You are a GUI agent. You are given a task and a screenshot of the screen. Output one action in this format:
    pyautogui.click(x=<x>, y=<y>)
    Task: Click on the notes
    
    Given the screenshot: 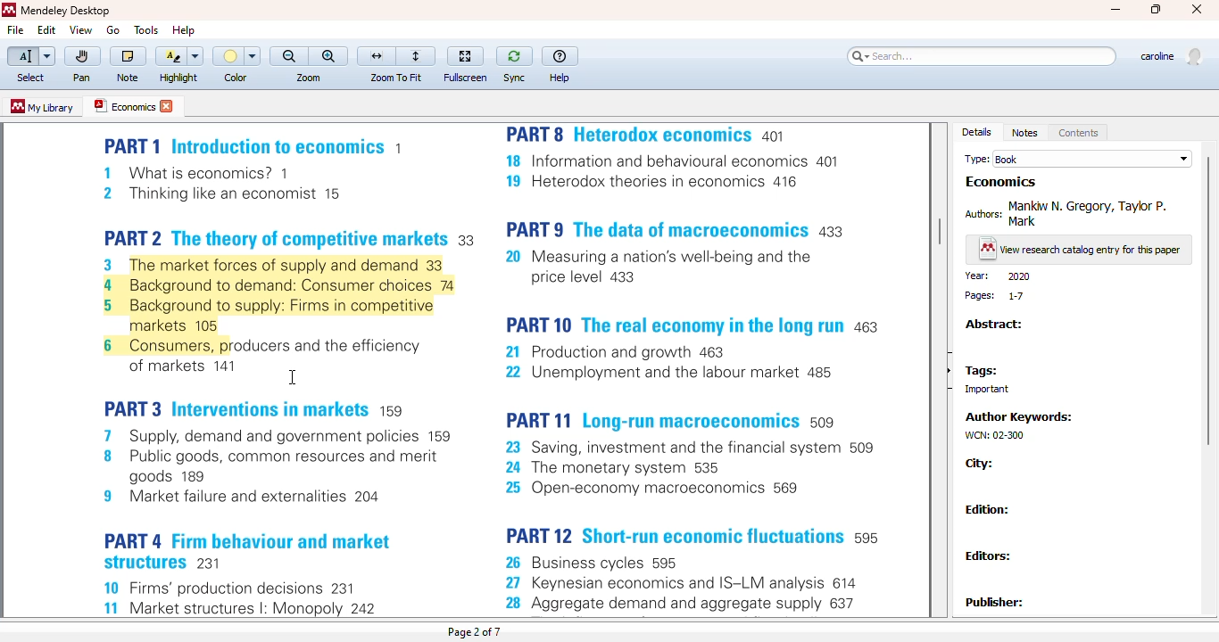 What is the action you would take?
    pyautogui.click(x=1024, y=133)
    